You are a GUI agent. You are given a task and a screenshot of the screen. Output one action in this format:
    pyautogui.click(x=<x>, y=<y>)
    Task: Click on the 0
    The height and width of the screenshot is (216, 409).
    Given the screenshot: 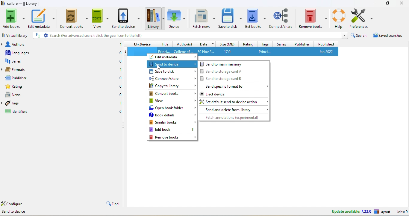 What is the action you would take?
    pyautogui.click(x=119, y=95)
    